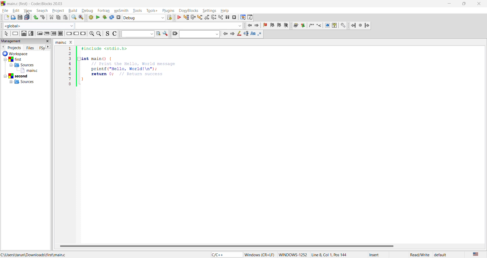  What do you see at coordinates (108, 34) in the screenshot?
I see `toggle source` at bounding box center [108, 34].